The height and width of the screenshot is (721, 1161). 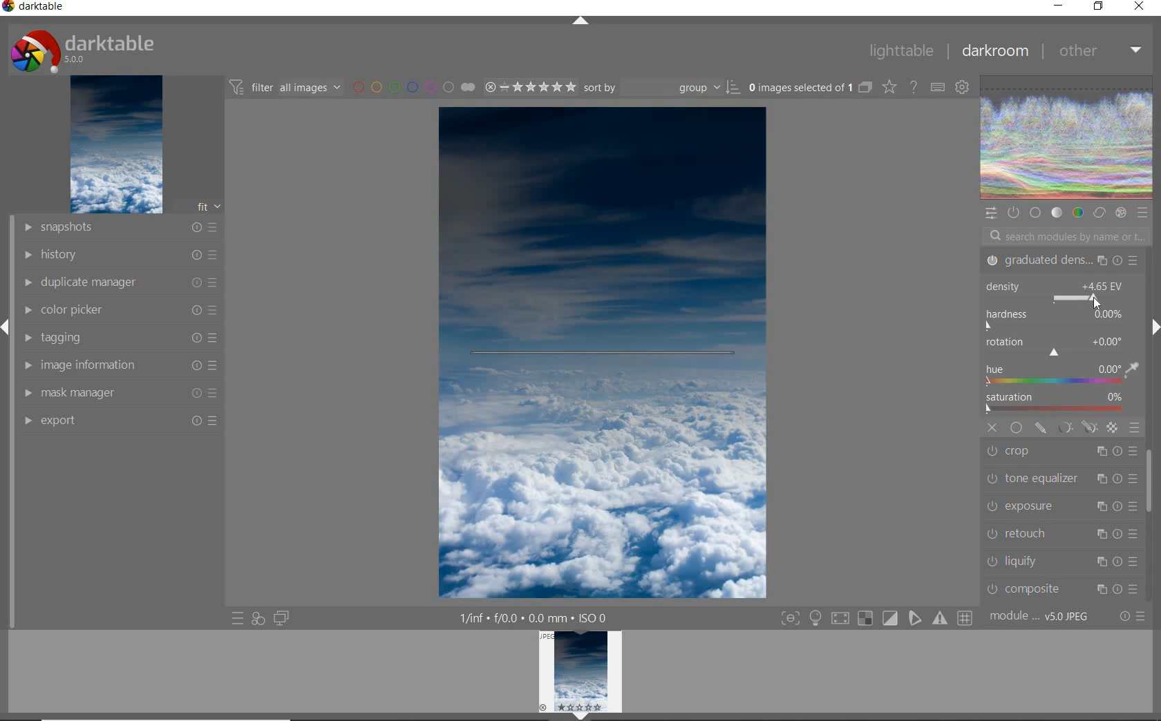 What do you see at coordinates (1062, 588) in the screenshot?
I see `composite` at bounding box center [1062, 588].